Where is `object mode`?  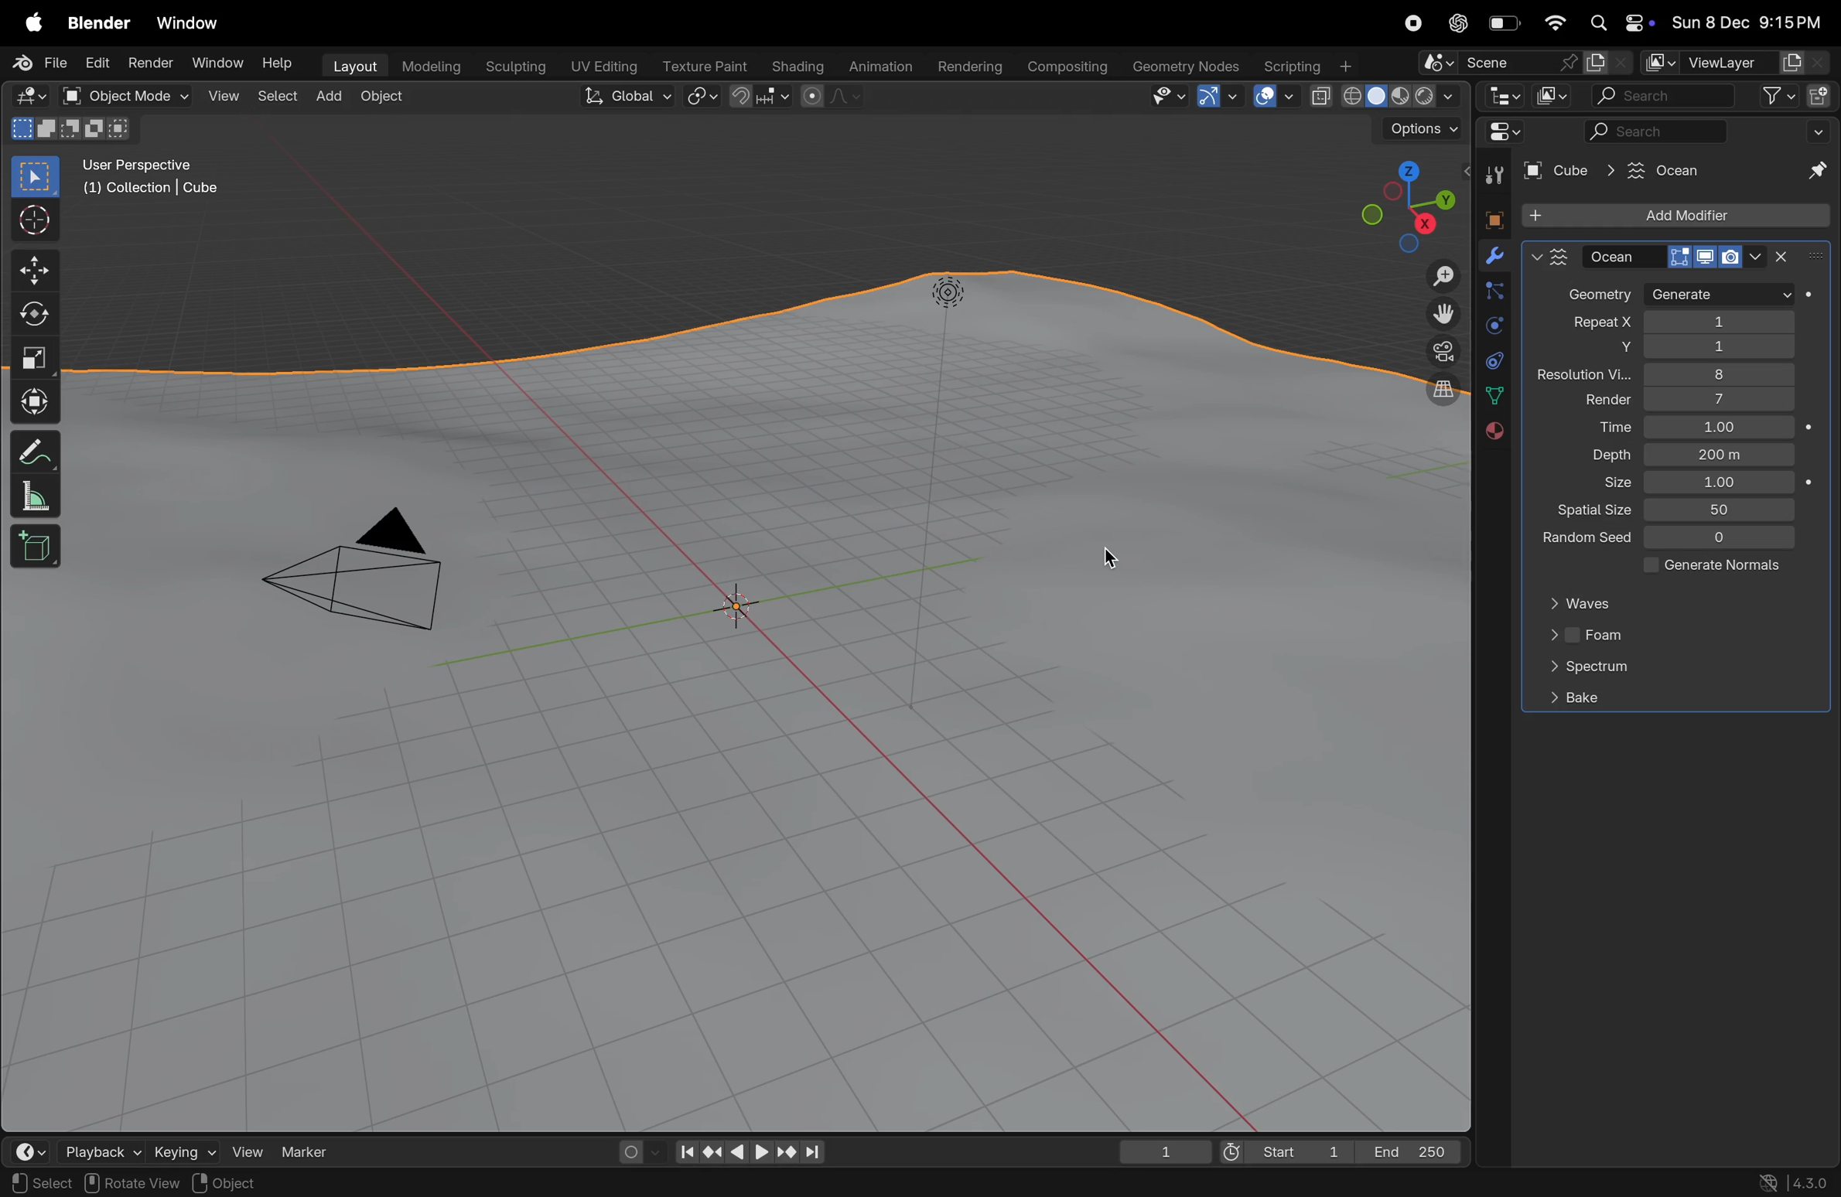 object mode is located at coordinates (142, 97).